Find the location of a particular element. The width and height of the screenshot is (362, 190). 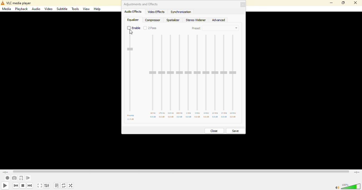

db is located at coordinates (224, 117).